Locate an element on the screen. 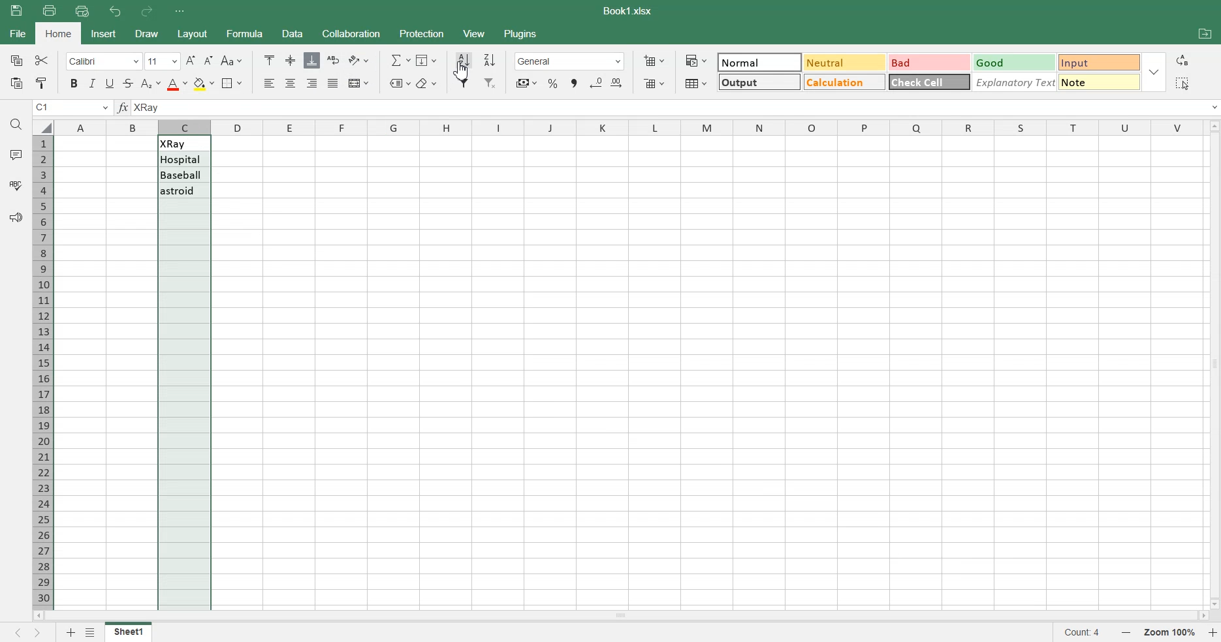  Align Right is located at coordinates (313, 83).